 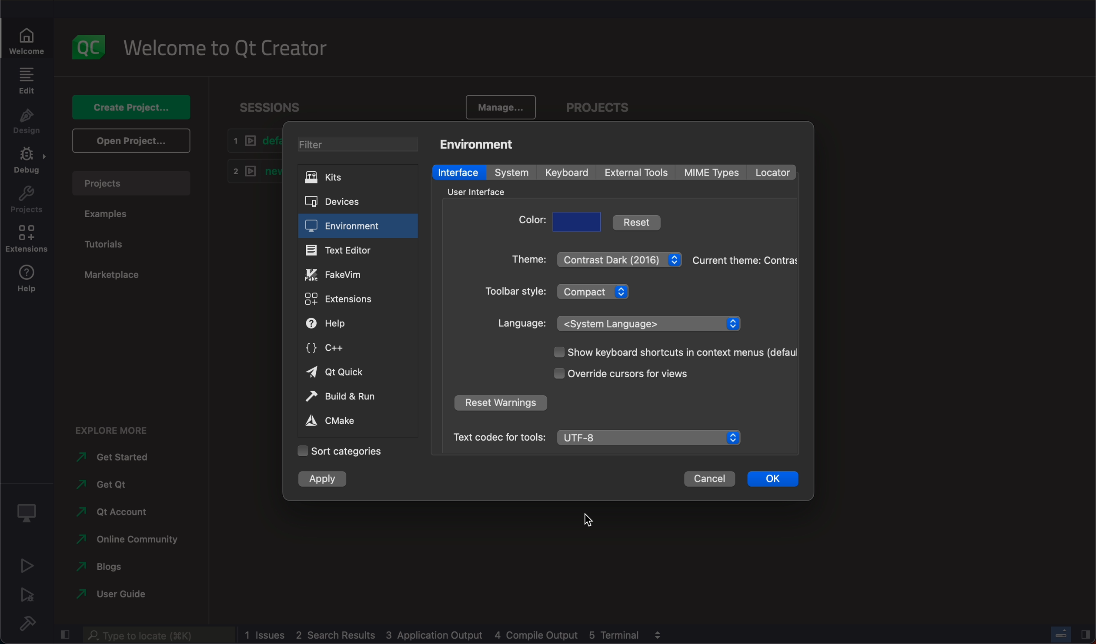 I want to click on close slidebar, so click(x=66, y=634).